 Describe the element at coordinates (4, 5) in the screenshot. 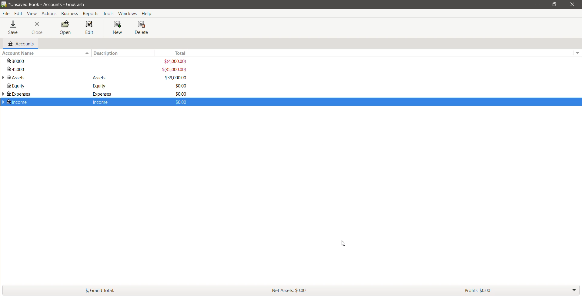

I see `Application Logo` at that location.